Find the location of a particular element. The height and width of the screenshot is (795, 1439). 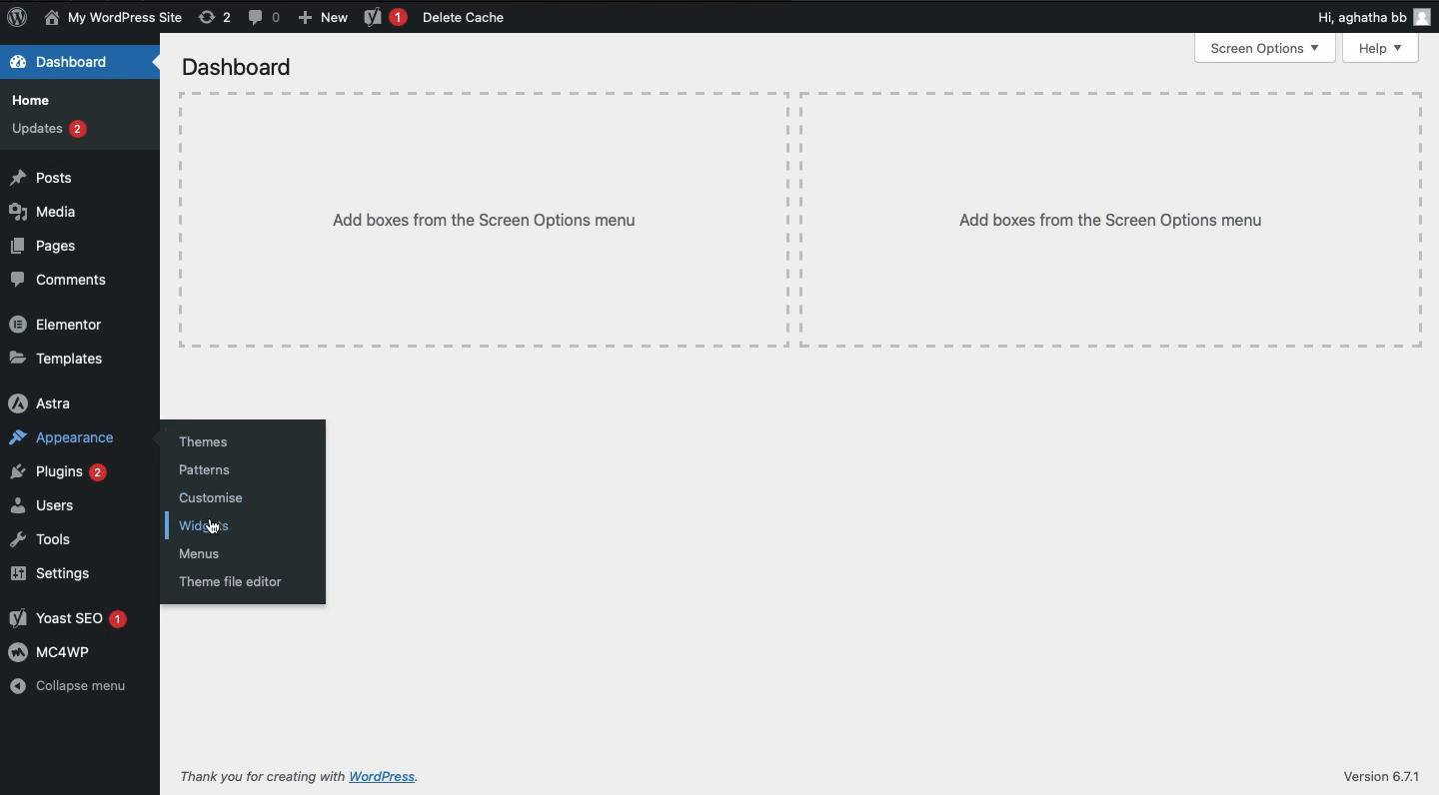

Elementor is located at coordinates (62, 324).